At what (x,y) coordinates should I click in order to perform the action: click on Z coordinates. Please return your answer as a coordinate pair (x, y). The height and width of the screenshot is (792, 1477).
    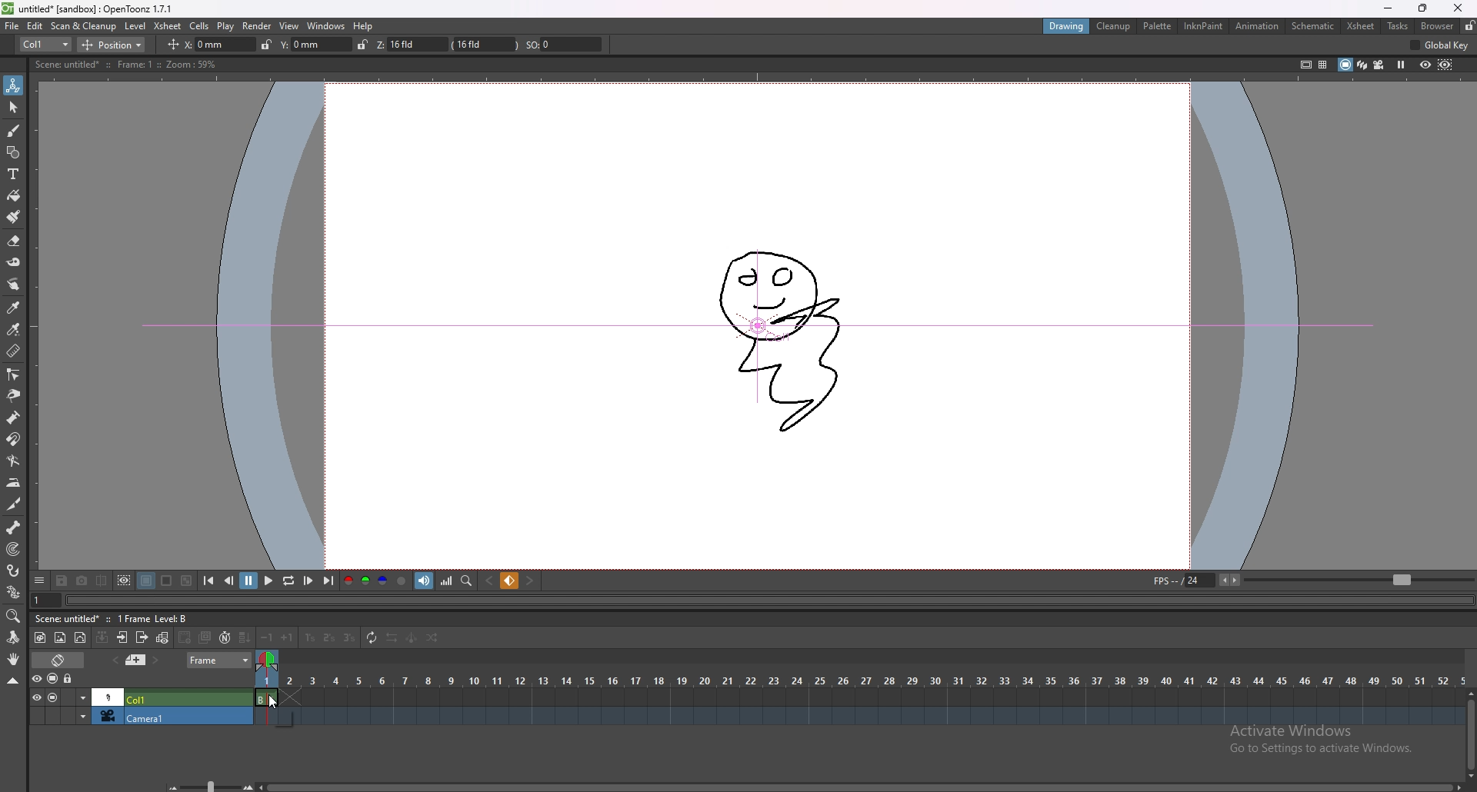
    Looking at the image, I should click on (462, 45).